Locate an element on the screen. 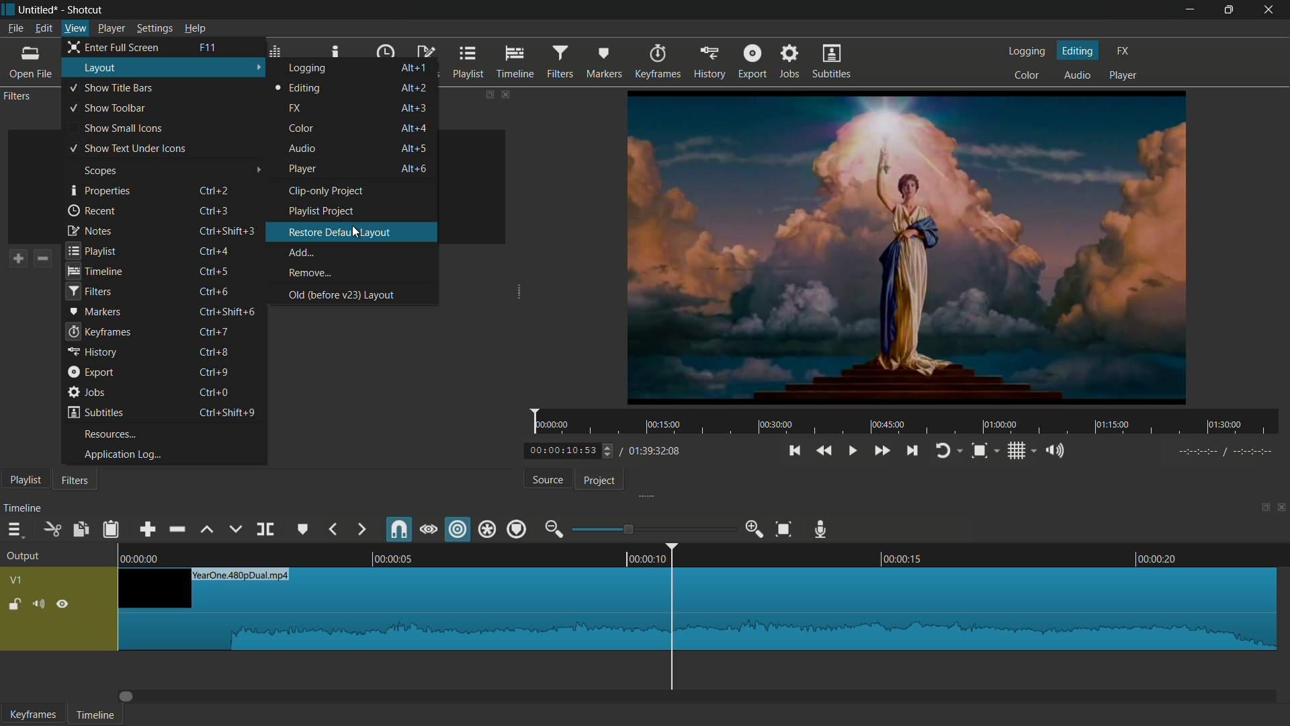 Image resolution: width=1290 pixels, height=726 pixels. keyboard shortcut is located at coordinates (218, 250).